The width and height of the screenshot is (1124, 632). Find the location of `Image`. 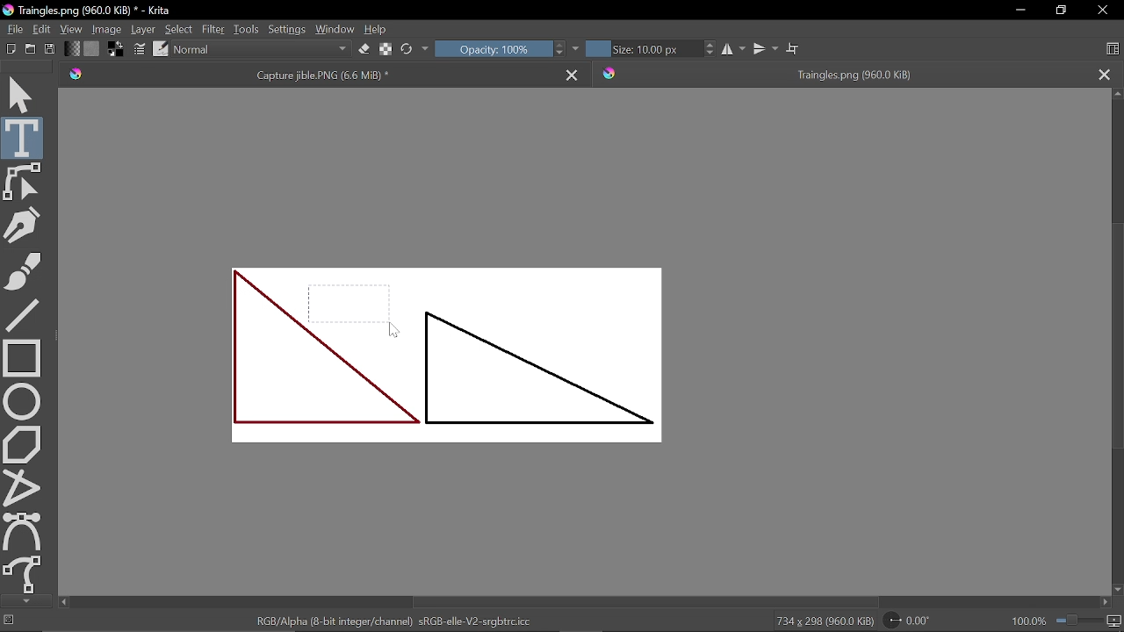

Image is located at coordinates (105, 30).